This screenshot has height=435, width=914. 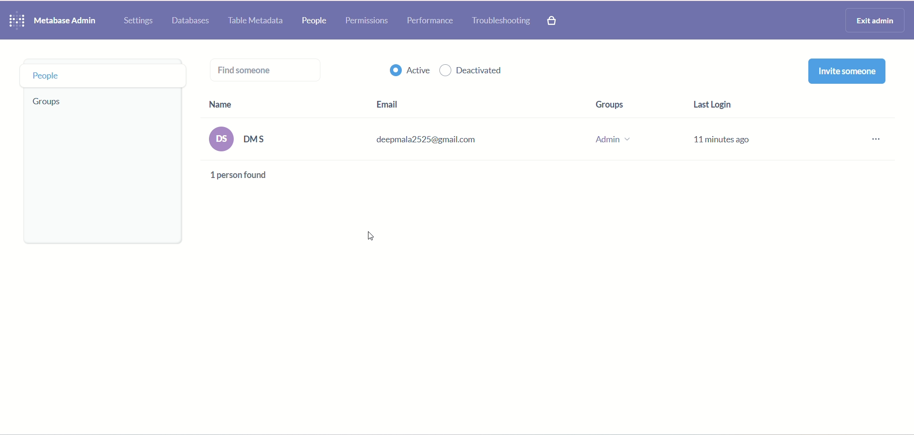 What do you see at coordinates (370, 235) in the screenshot?
I see `cursor` at bounding box center [370, 235].